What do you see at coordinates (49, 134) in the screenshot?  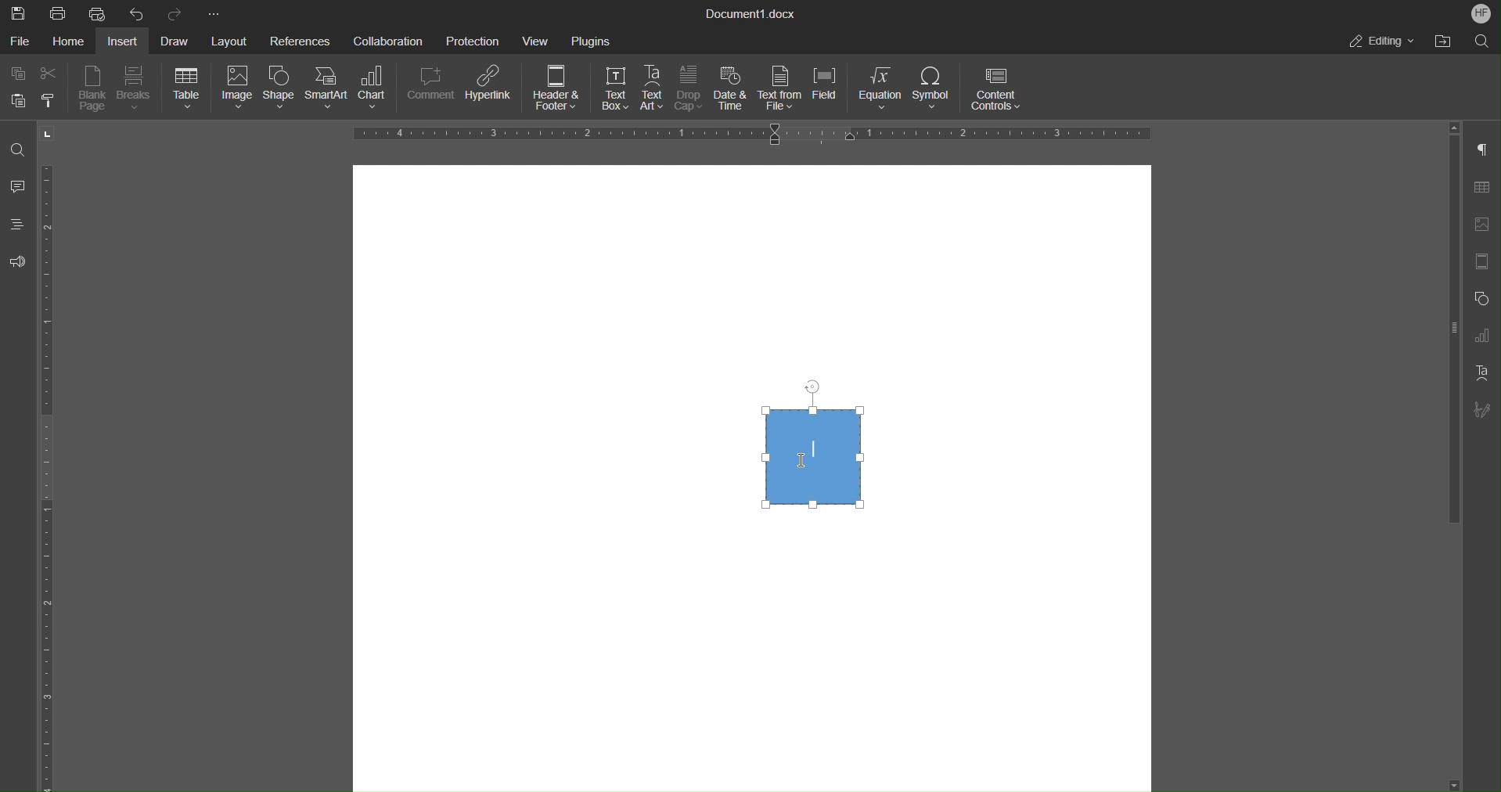 I see `Tab stop` at bounding box center [49, 134].